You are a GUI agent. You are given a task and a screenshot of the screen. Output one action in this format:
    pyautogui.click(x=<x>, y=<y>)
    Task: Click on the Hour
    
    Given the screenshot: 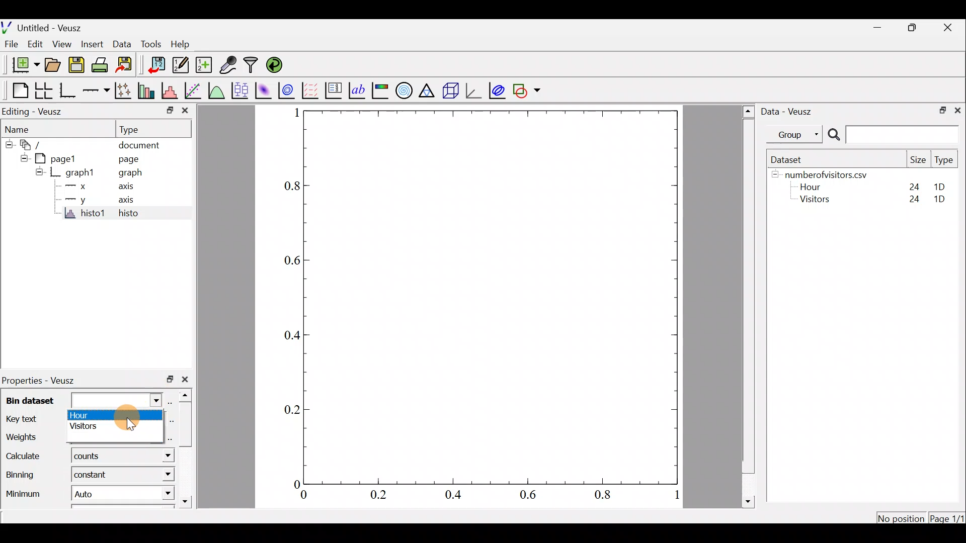 What is the action you would take?
    pyautogui.click(x=815, y=187)
    